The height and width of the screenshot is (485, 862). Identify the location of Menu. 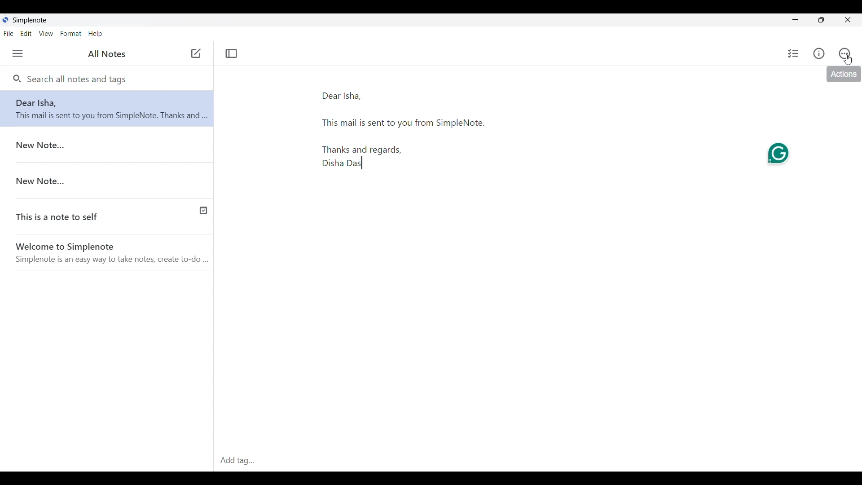
(17, 53).